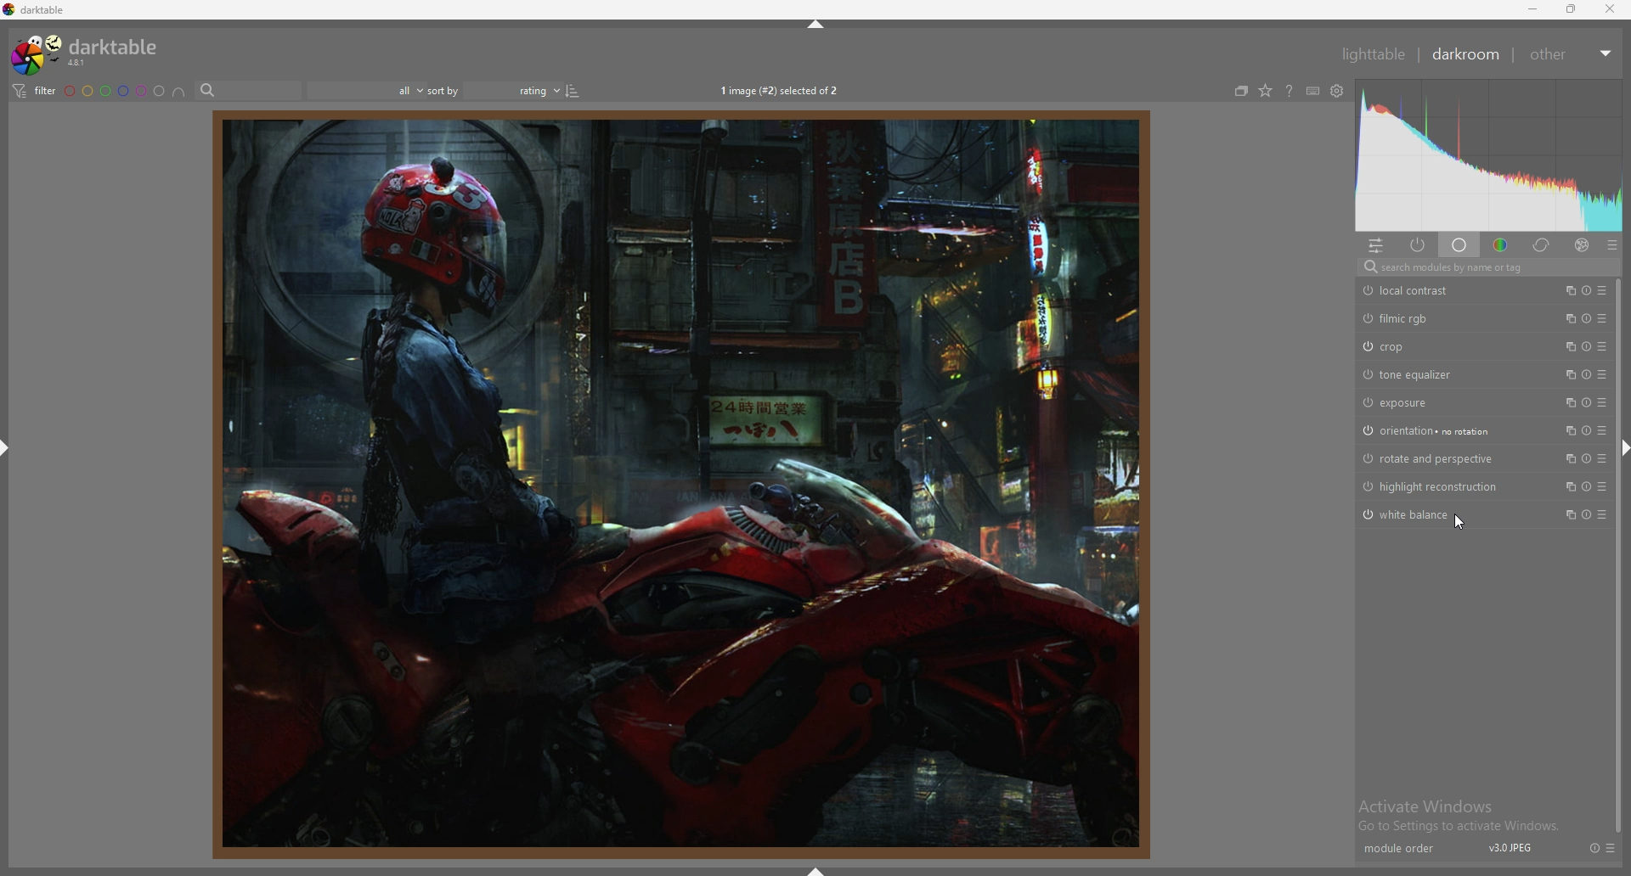  Describe the element at coordinates (784, 89) in the screenshot. I see `1 image (#2) selected of 2` at that location.